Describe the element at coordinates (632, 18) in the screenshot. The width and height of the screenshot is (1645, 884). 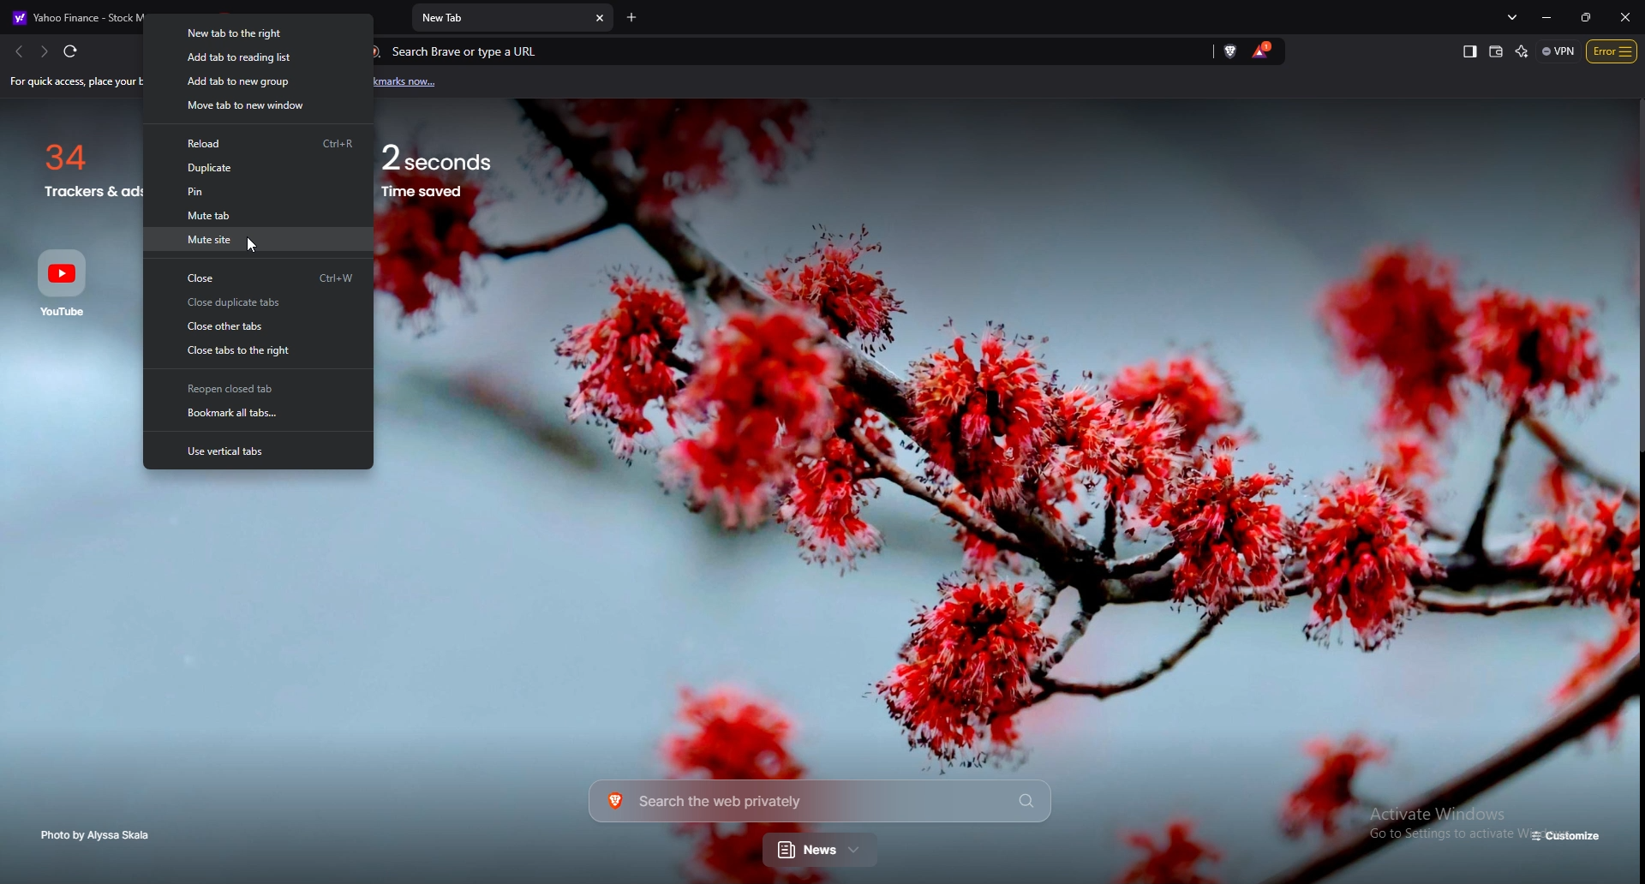
I see `add tab` at that location.